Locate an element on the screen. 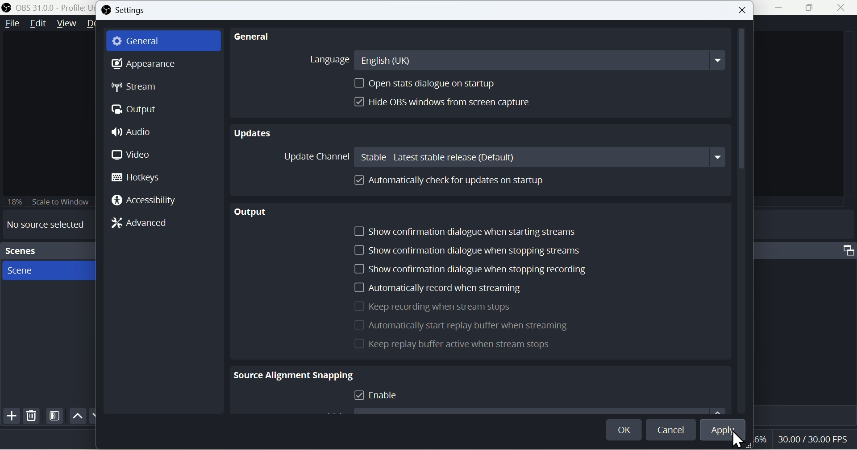  Automatically start replay buffer when is streaming is located at coordinates (461, 326).